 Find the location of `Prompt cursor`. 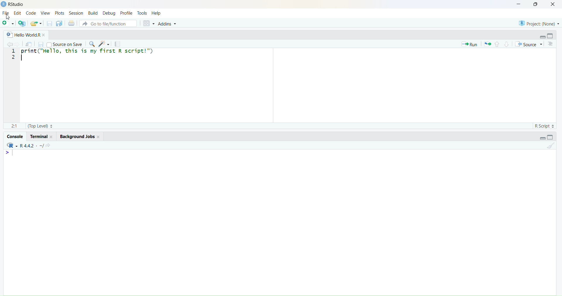

Prompt cursor is located at coordinates (7, 152).